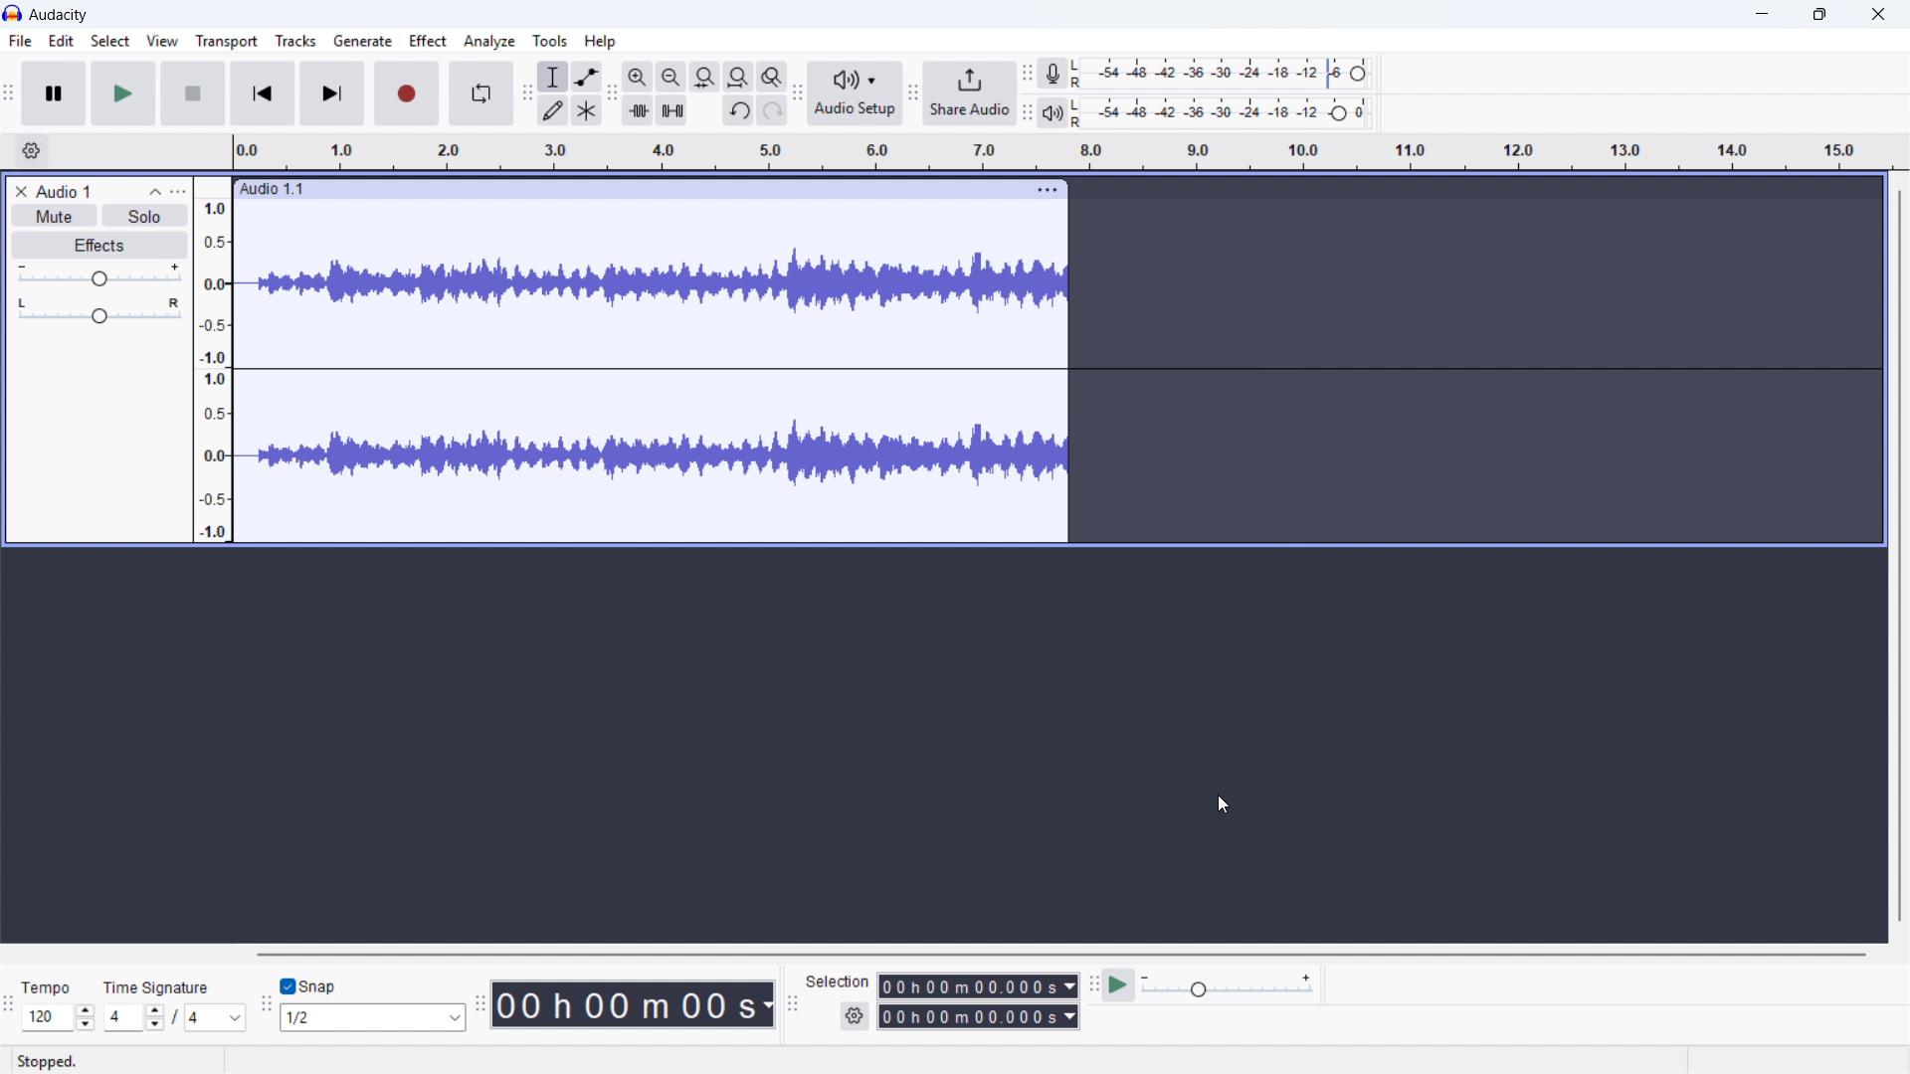 The image size is (1910, 1074). Describe the element at coordinates (143, 216) in the screenshot. I see `Solo ` at that location.